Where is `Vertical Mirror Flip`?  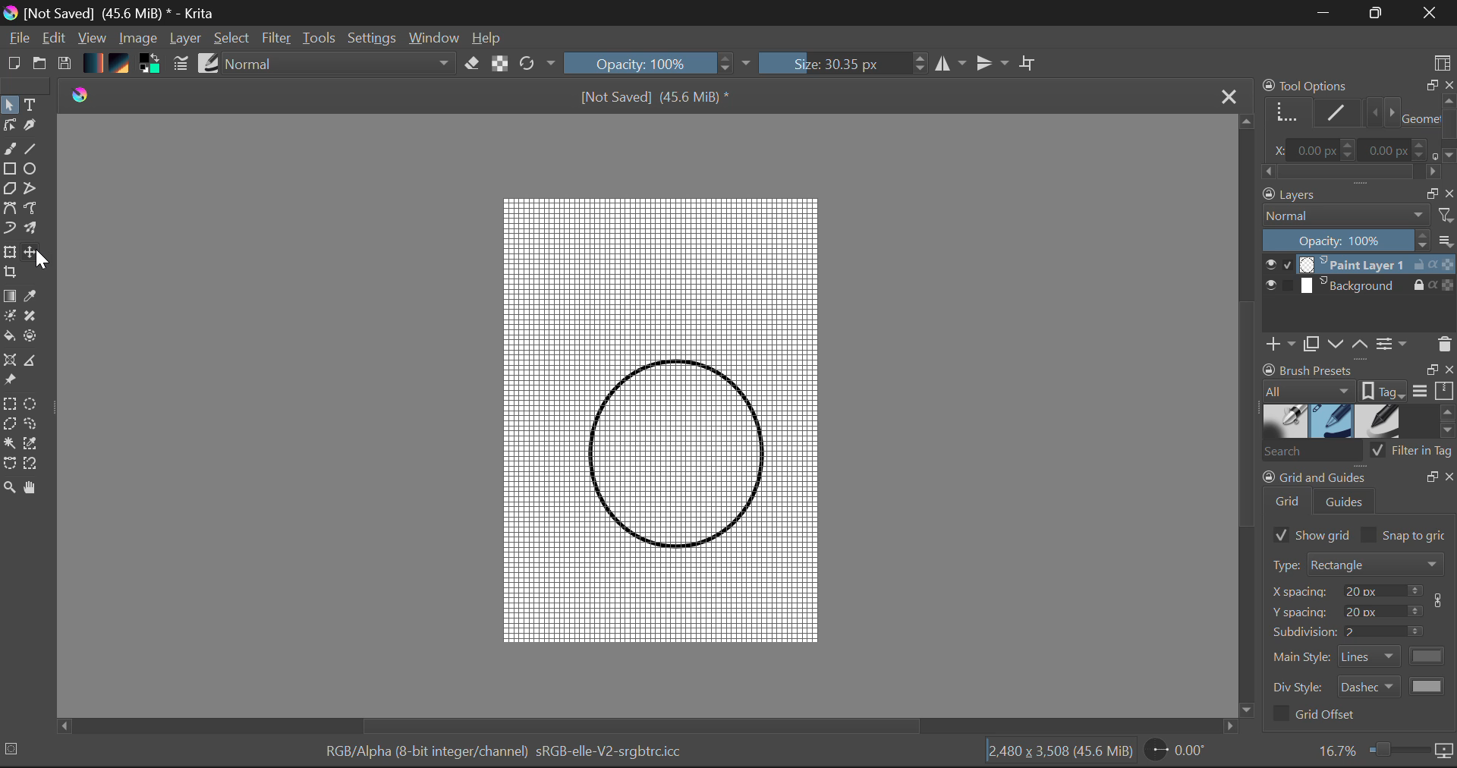 Vertical Mirror Flip is located at coordinates (952, 64).